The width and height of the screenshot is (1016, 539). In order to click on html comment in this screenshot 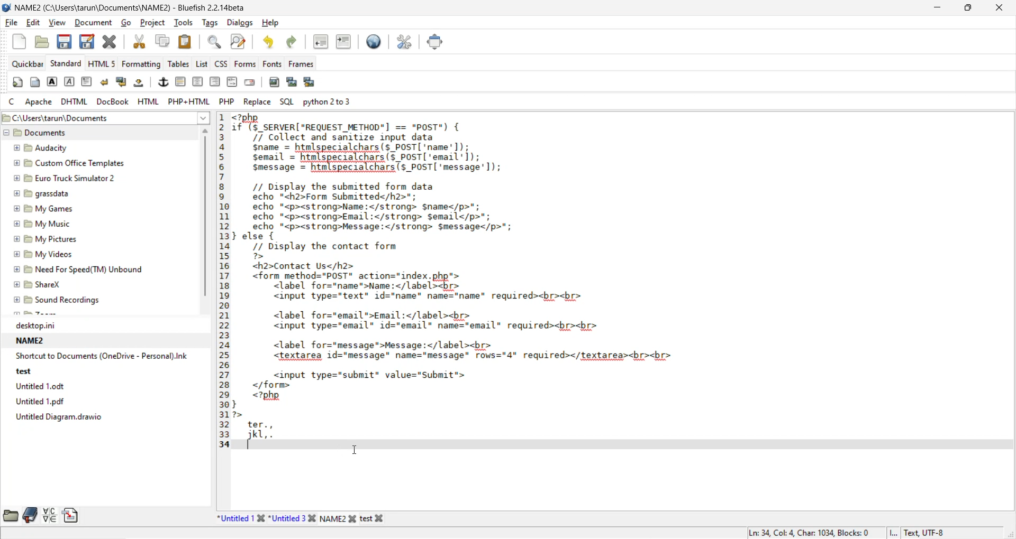, I will do `click(232, 81)`.